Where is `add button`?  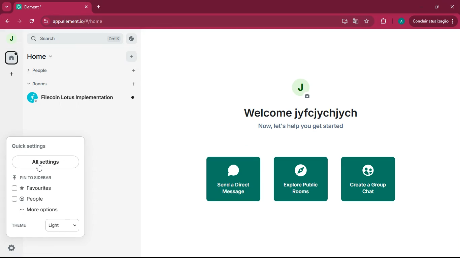 add button is located at coordinates (132, 71).